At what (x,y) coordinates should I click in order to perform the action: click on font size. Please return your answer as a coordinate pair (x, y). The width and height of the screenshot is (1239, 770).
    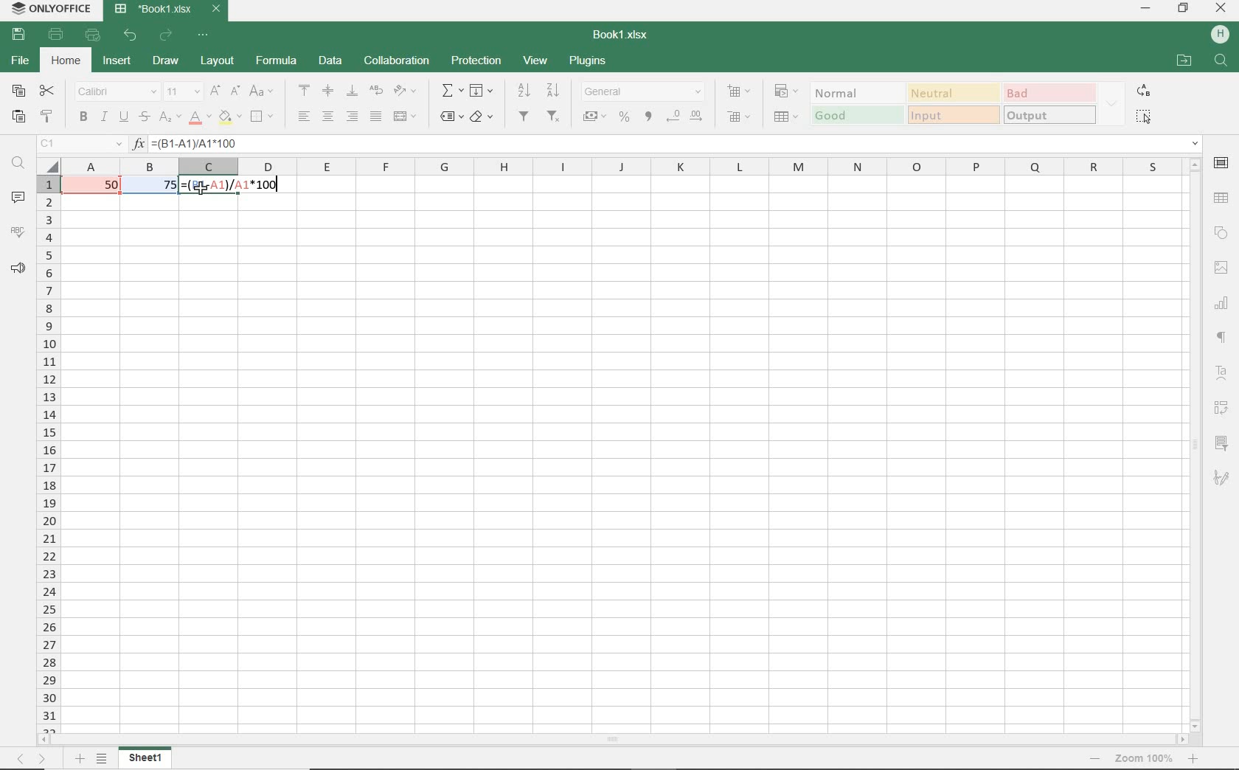
    Looking at the image, I should click on (183, 92).